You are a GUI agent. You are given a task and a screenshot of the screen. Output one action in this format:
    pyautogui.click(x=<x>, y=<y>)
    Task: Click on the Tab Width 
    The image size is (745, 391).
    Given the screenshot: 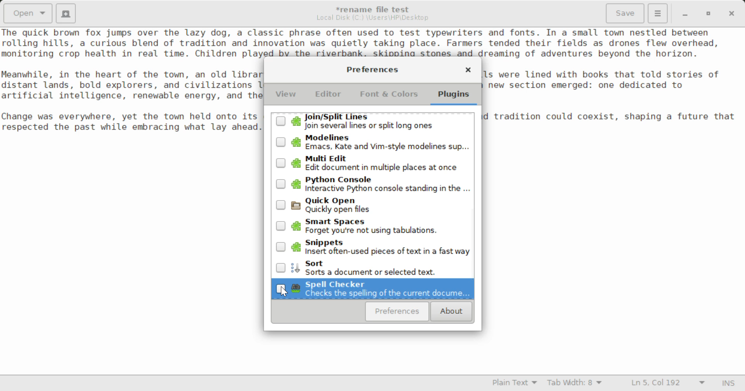 What is the action you would take?
    pyautogui.click(x=576, y=384)
    